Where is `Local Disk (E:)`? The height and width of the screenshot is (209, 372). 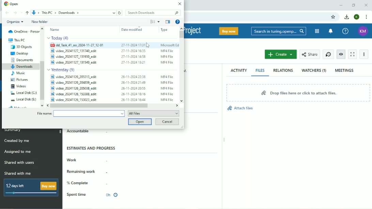
Local Disk (E:) is located at coordinates (24, 99).